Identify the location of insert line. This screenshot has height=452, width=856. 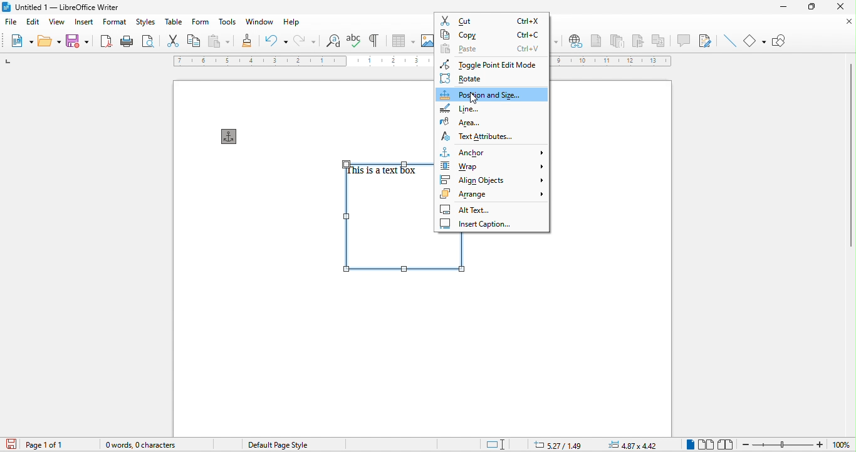
(728, 41).